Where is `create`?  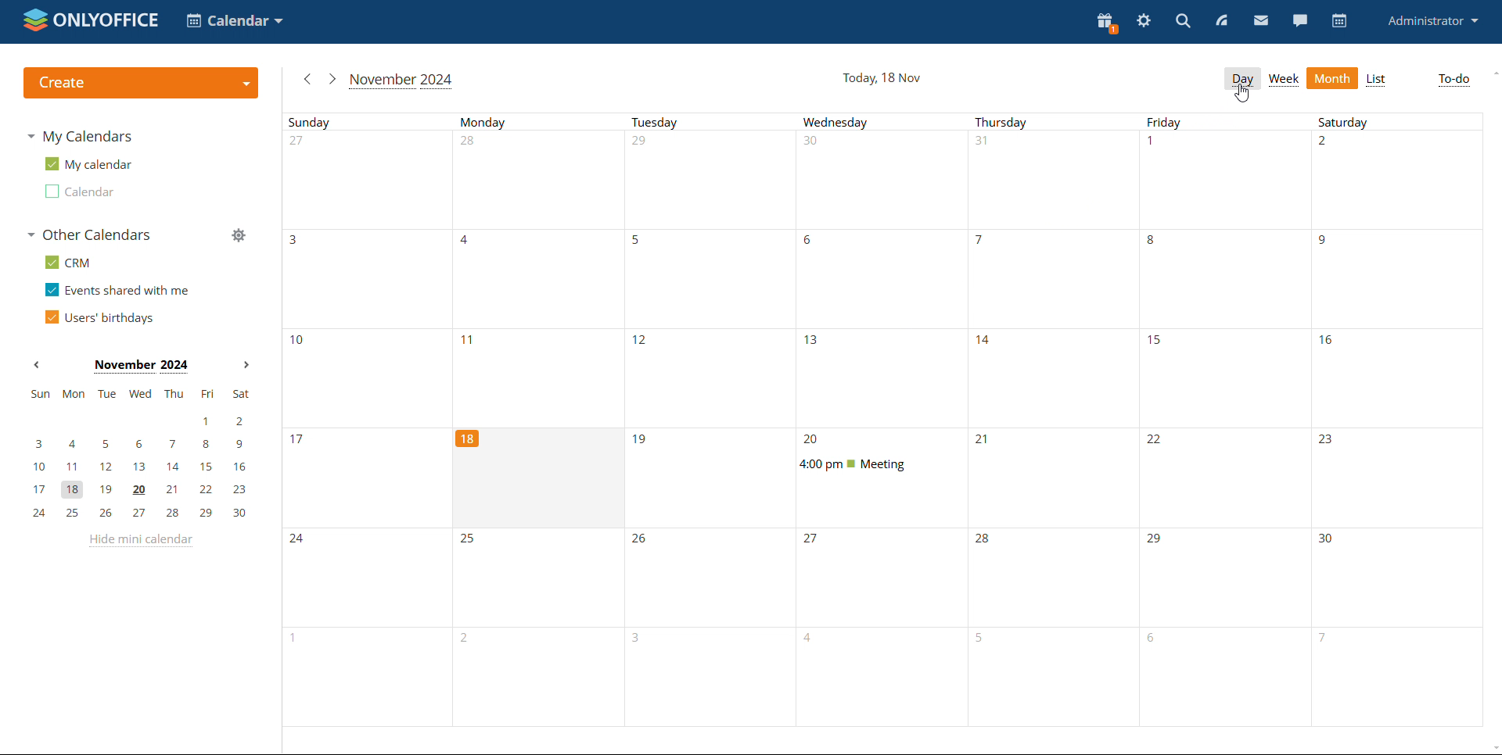
create is located at coordinates (139, 83).